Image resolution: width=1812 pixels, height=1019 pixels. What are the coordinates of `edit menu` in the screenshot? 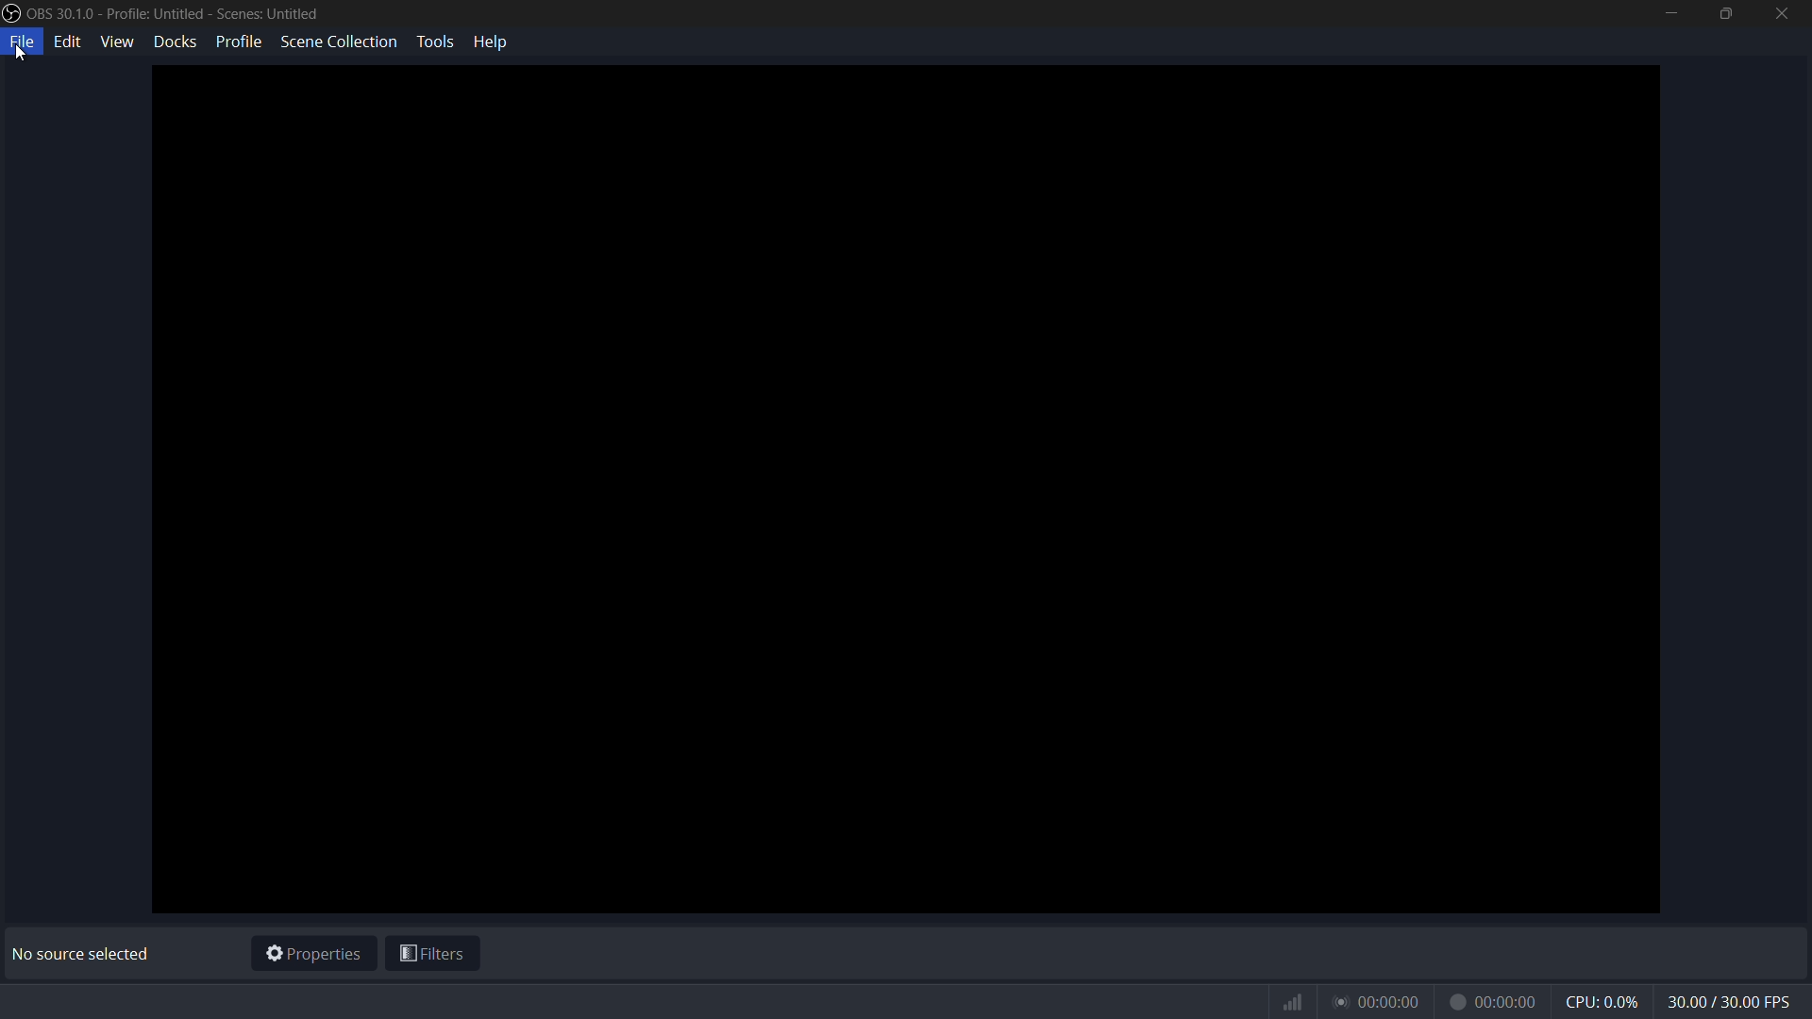 It's located at (70, 41).